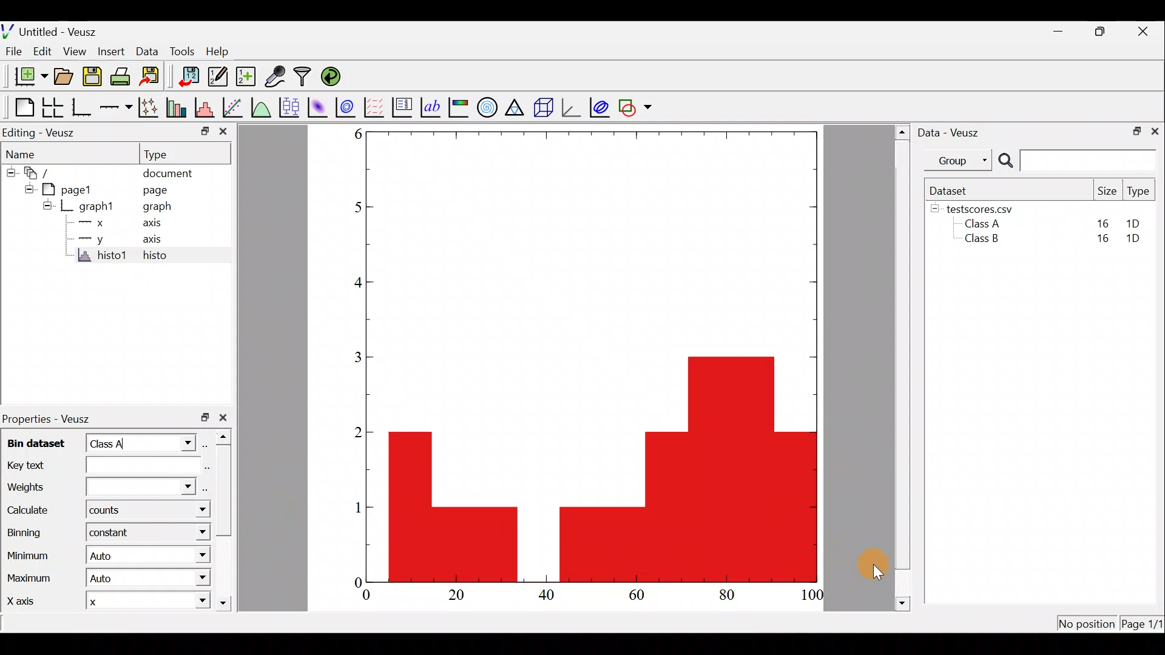  I want to click on Name, so click(36, 155).